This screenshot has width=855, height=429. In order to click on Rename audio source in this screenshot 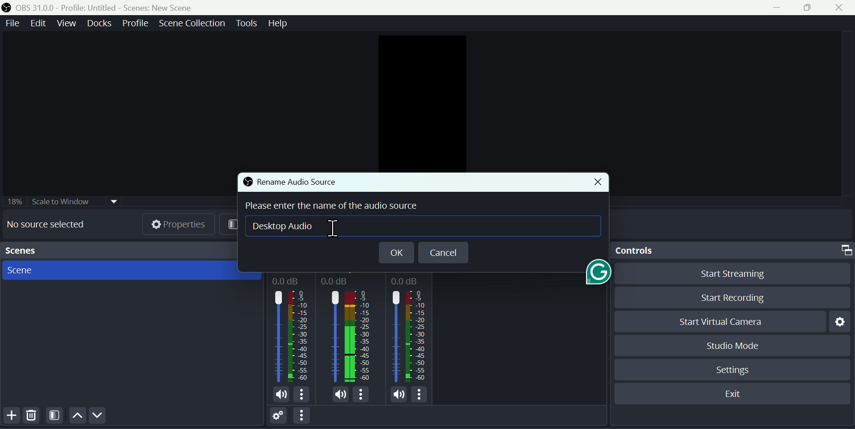, I will do `click(289, 182)`.